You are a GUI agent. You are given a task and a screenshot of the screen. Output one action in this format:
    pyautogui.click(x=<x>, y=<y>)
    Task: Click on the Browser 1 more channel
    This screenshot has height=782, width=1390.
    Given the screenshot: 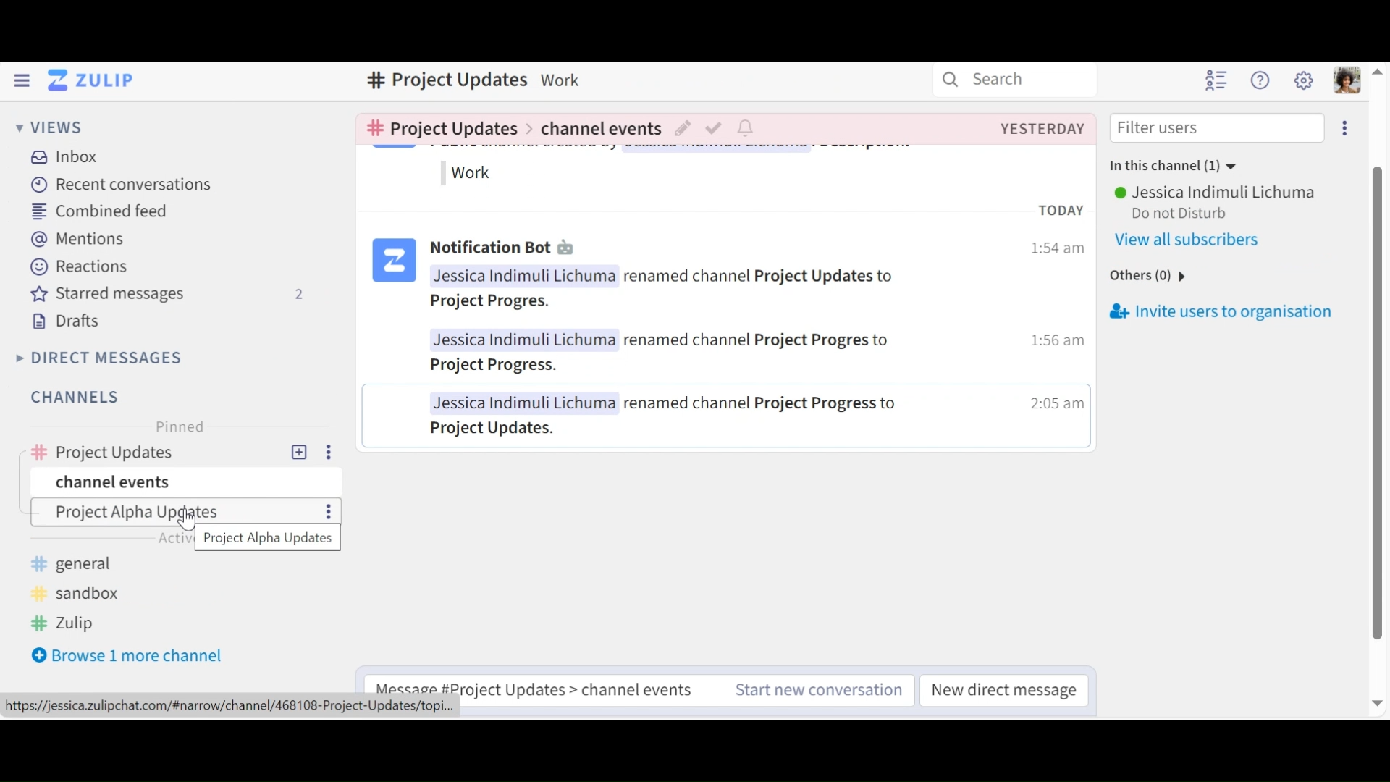 What is the action you would take?
    pyautogui.click(x=127, y=655)
    